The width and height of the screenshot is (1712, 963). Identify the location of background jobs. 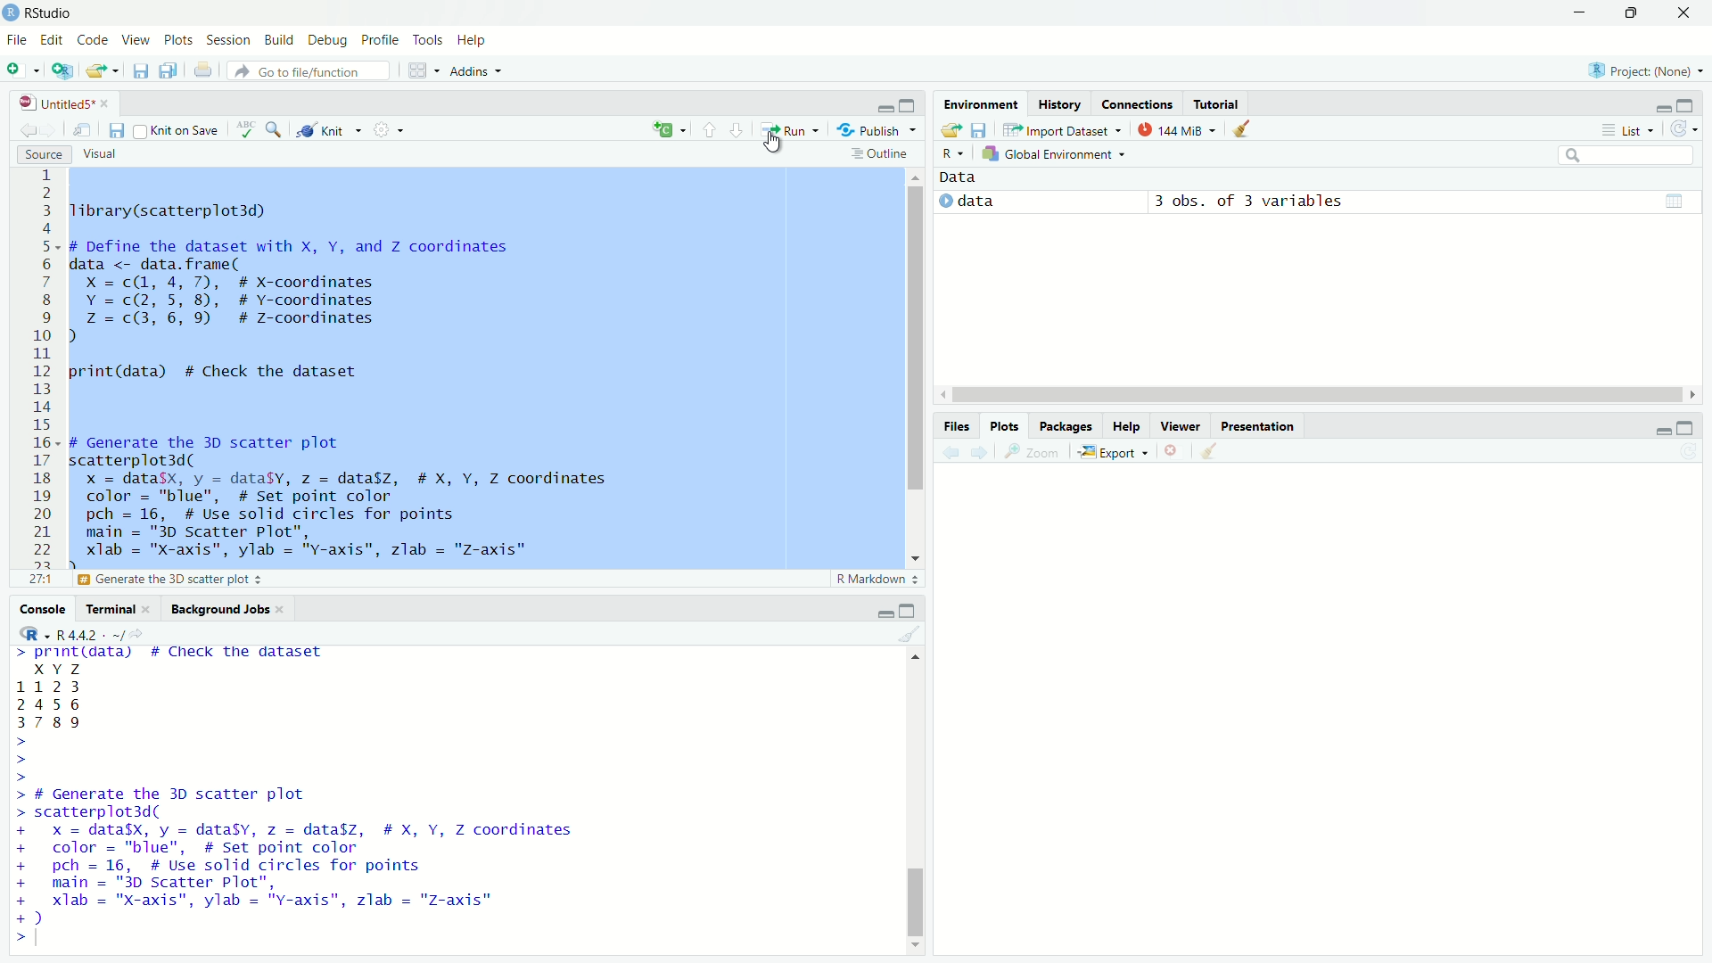
(218, 609).